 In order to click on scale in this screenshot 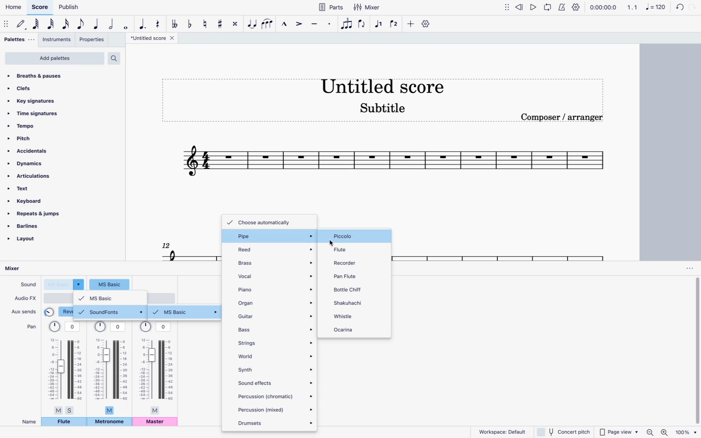, I will do `click(393, 164)`.